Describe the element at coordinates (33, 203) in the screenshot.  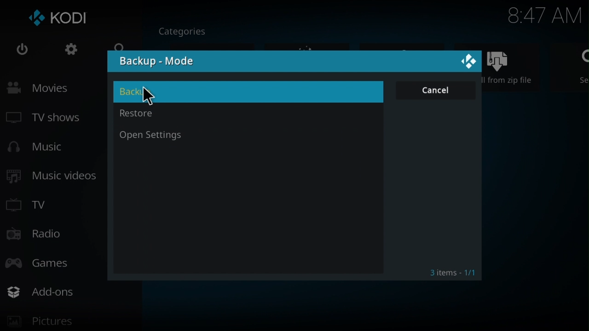
I see `TV` at that location.